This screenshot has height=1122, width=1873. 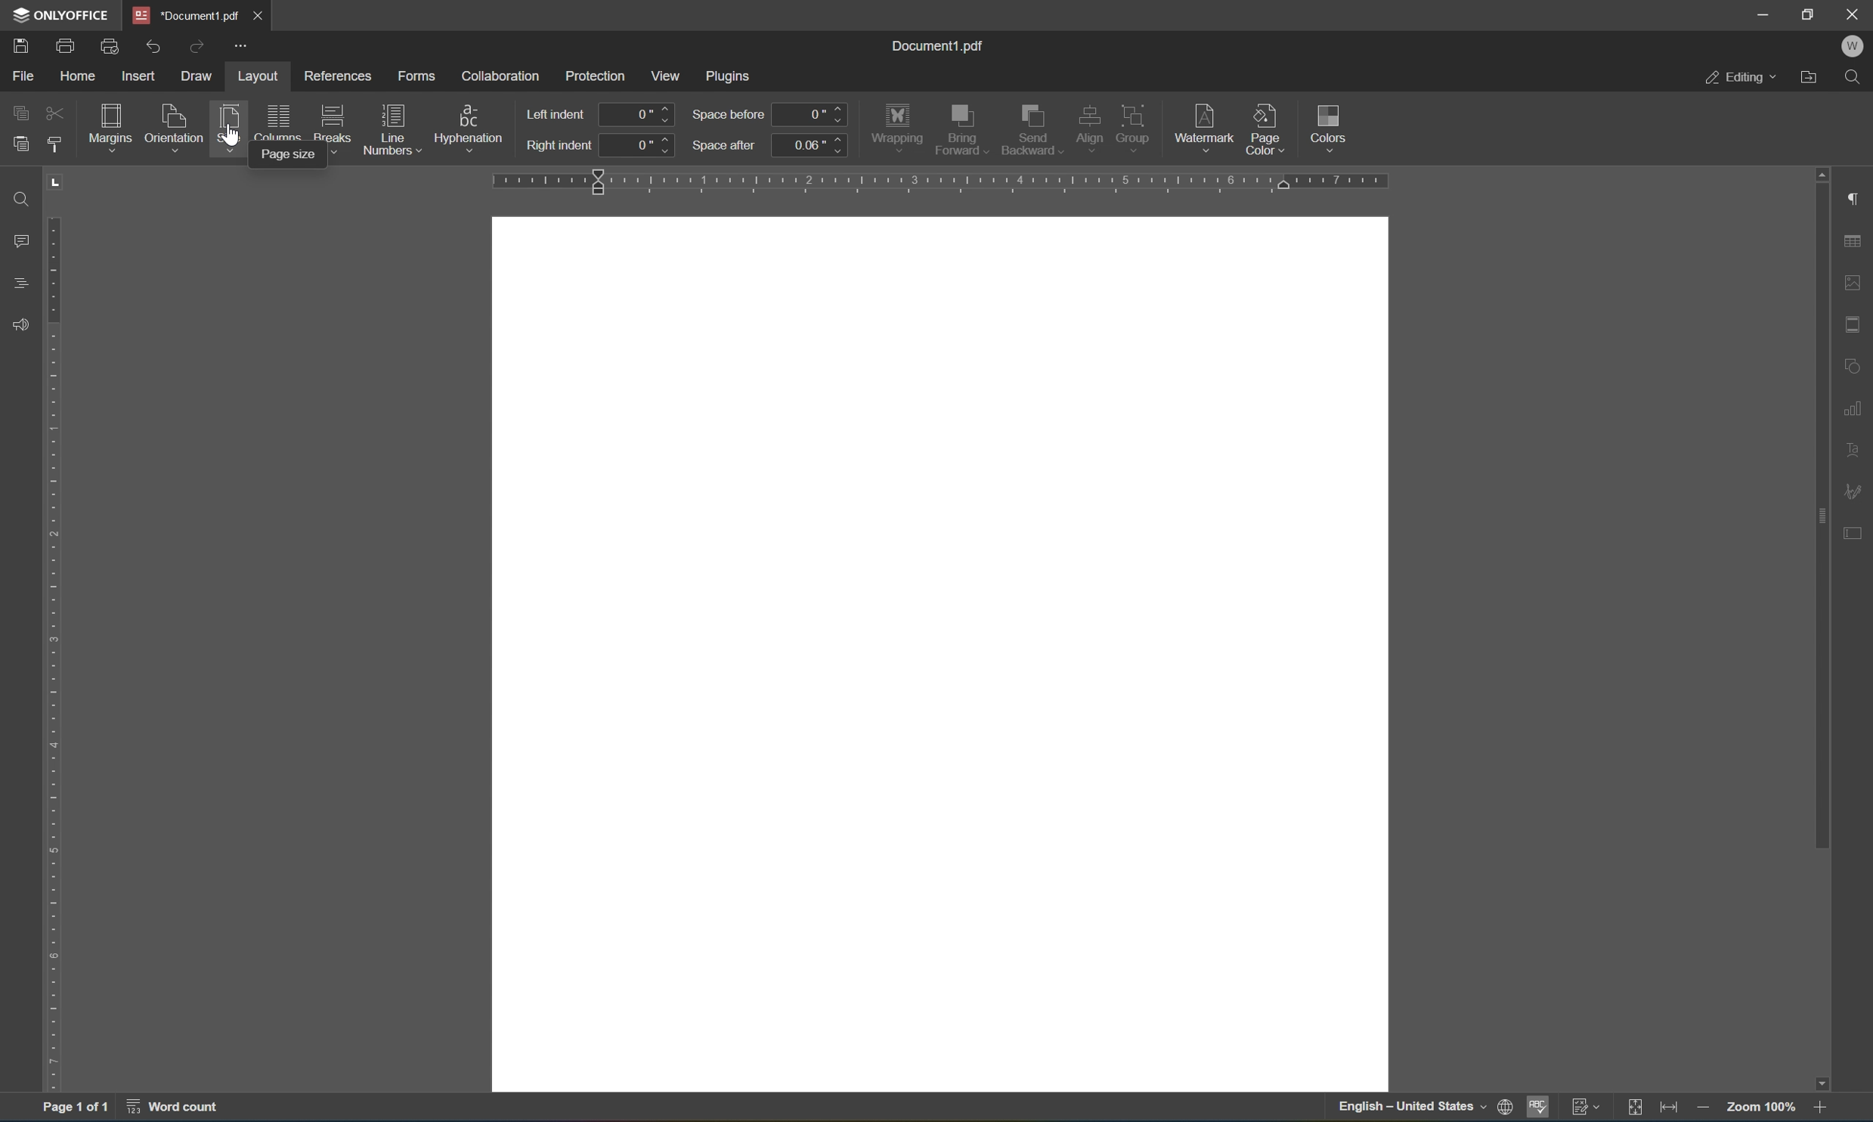 What do you see at coordinates (256, 74) in the screenshot?
I see `layout` at bounding box center [256, 74].